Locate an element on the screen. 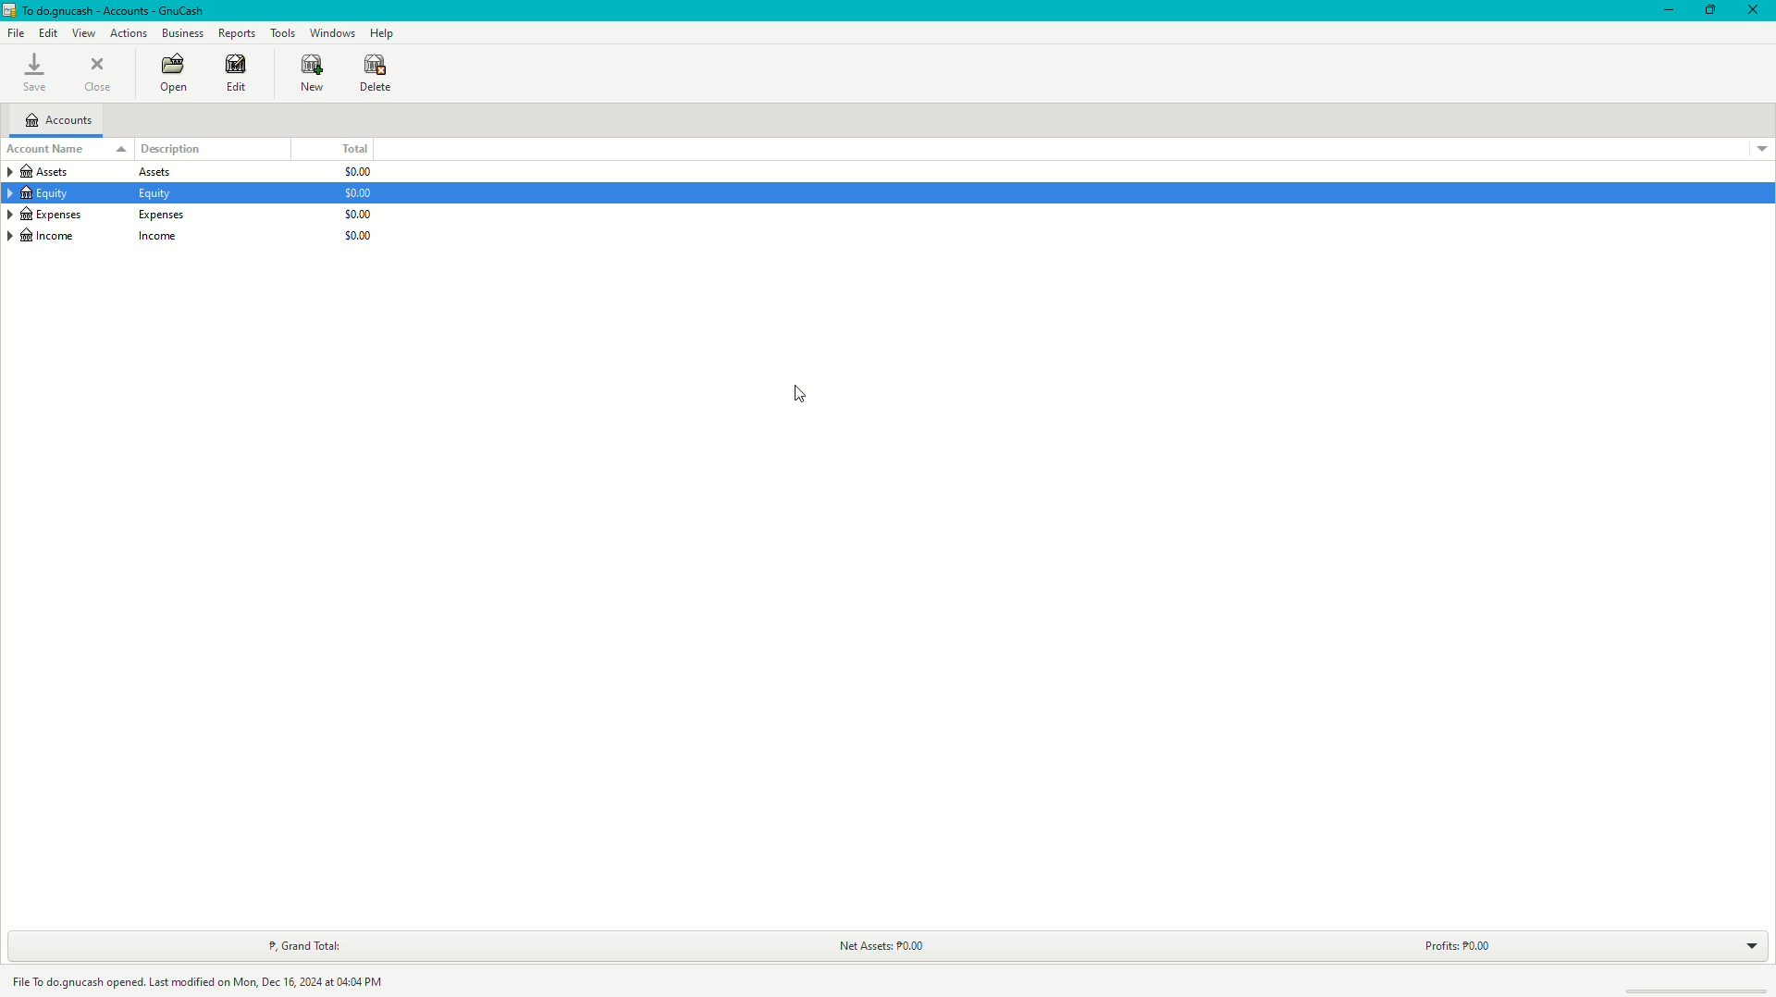  Restore is located at coordinates (1709, 9).